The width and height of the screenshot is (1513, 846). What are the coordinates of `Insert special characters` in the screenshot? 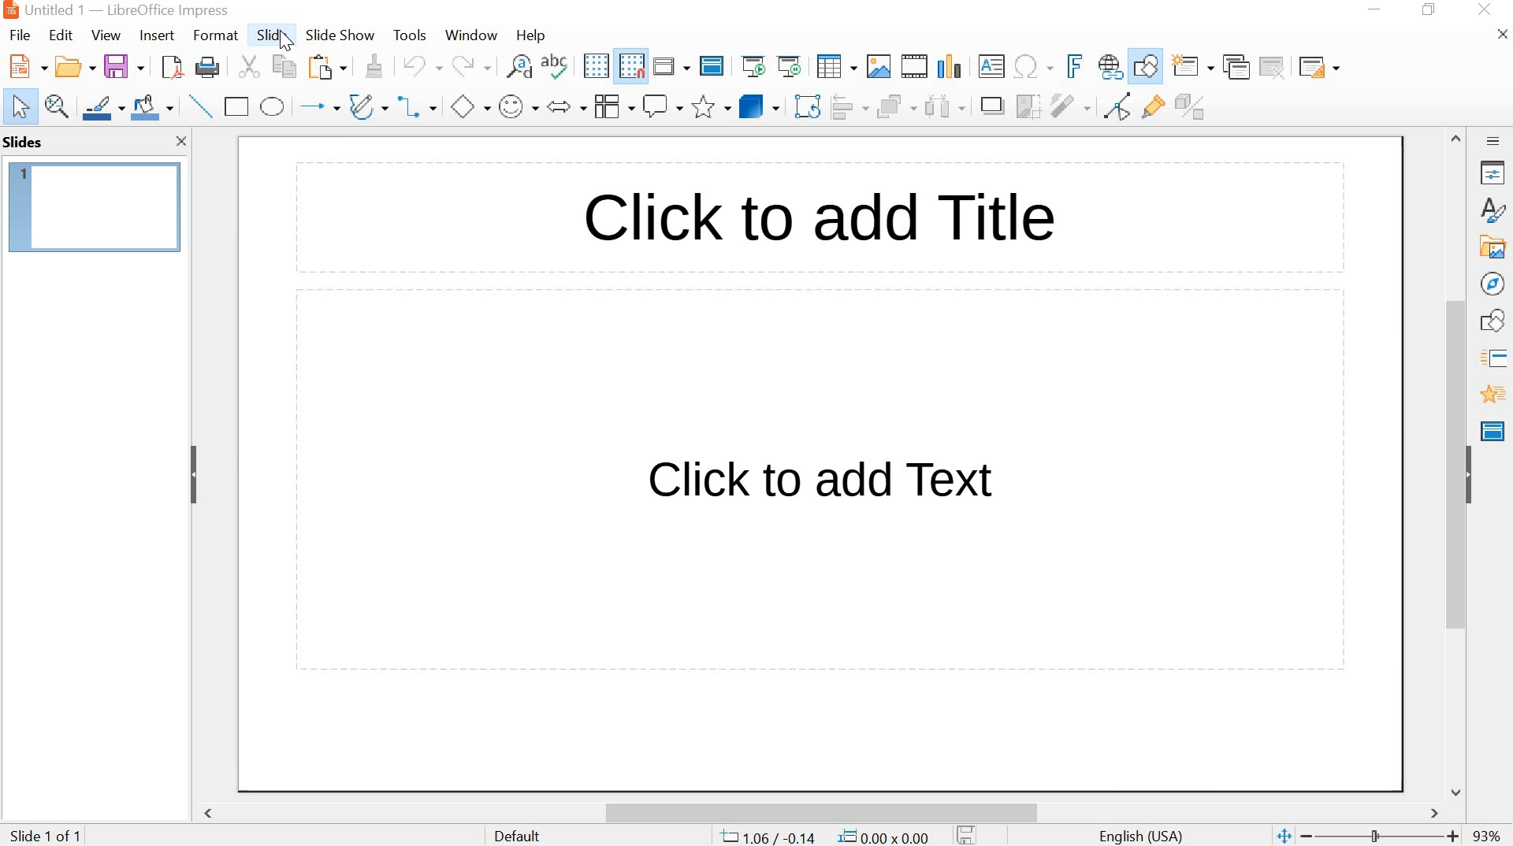 It's located at (1035, 66).